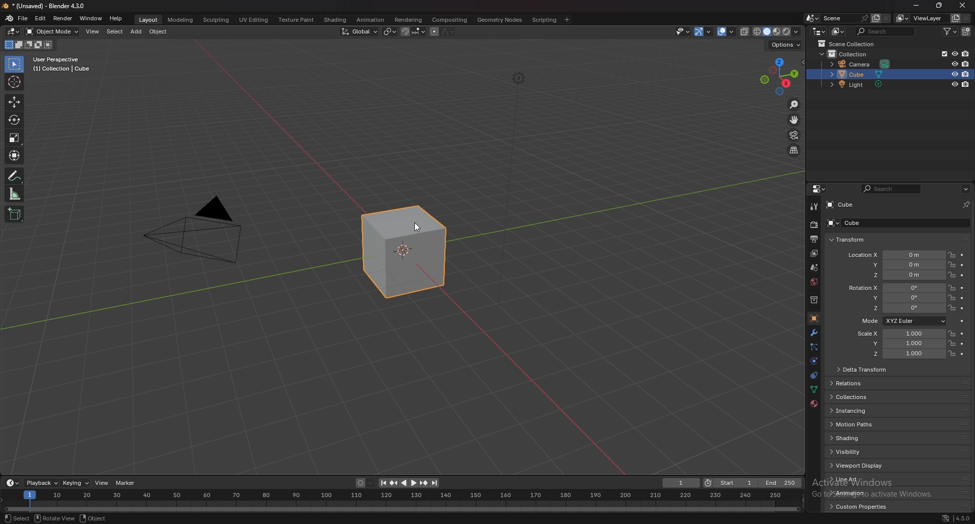  What do you see at coordinates (795, 120) in the screenshot?
I see `move` at bounding box center [795, 120].